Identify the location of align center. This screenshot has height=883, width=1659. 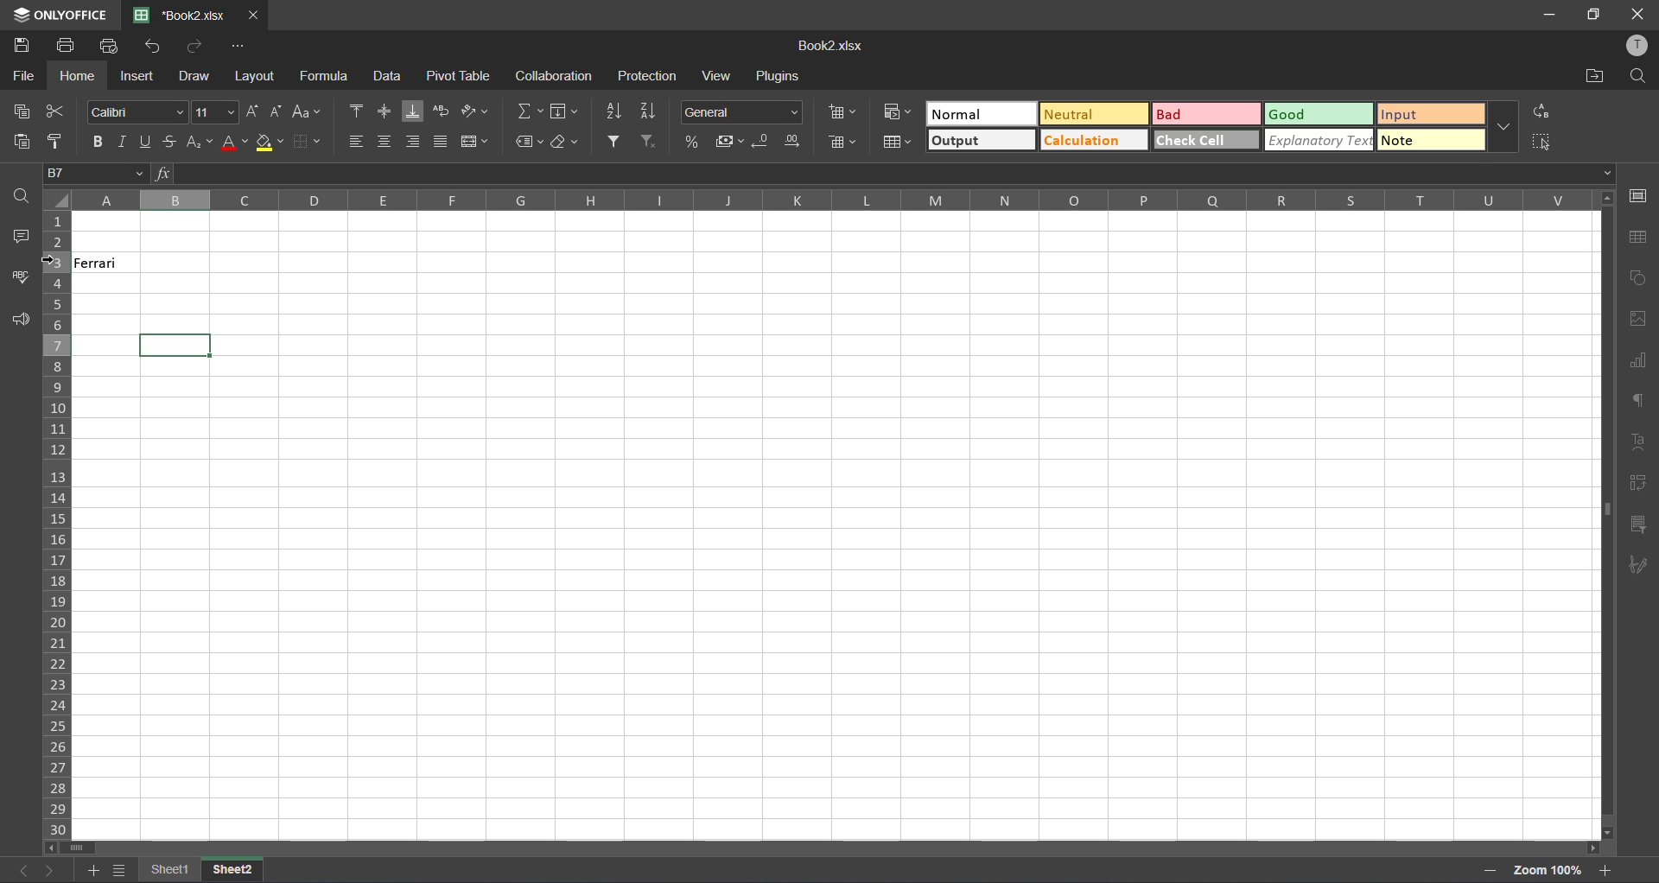
(382, 140).